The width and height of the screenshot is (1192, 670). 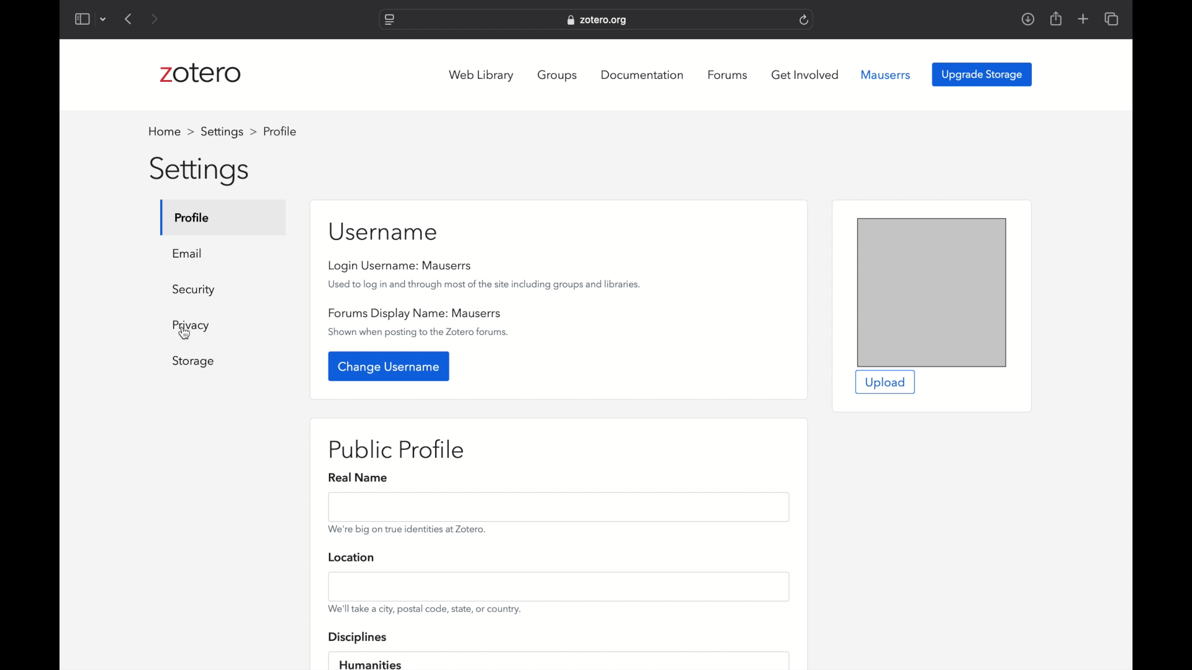 I want to click on upload, so click(x=884, y=383).